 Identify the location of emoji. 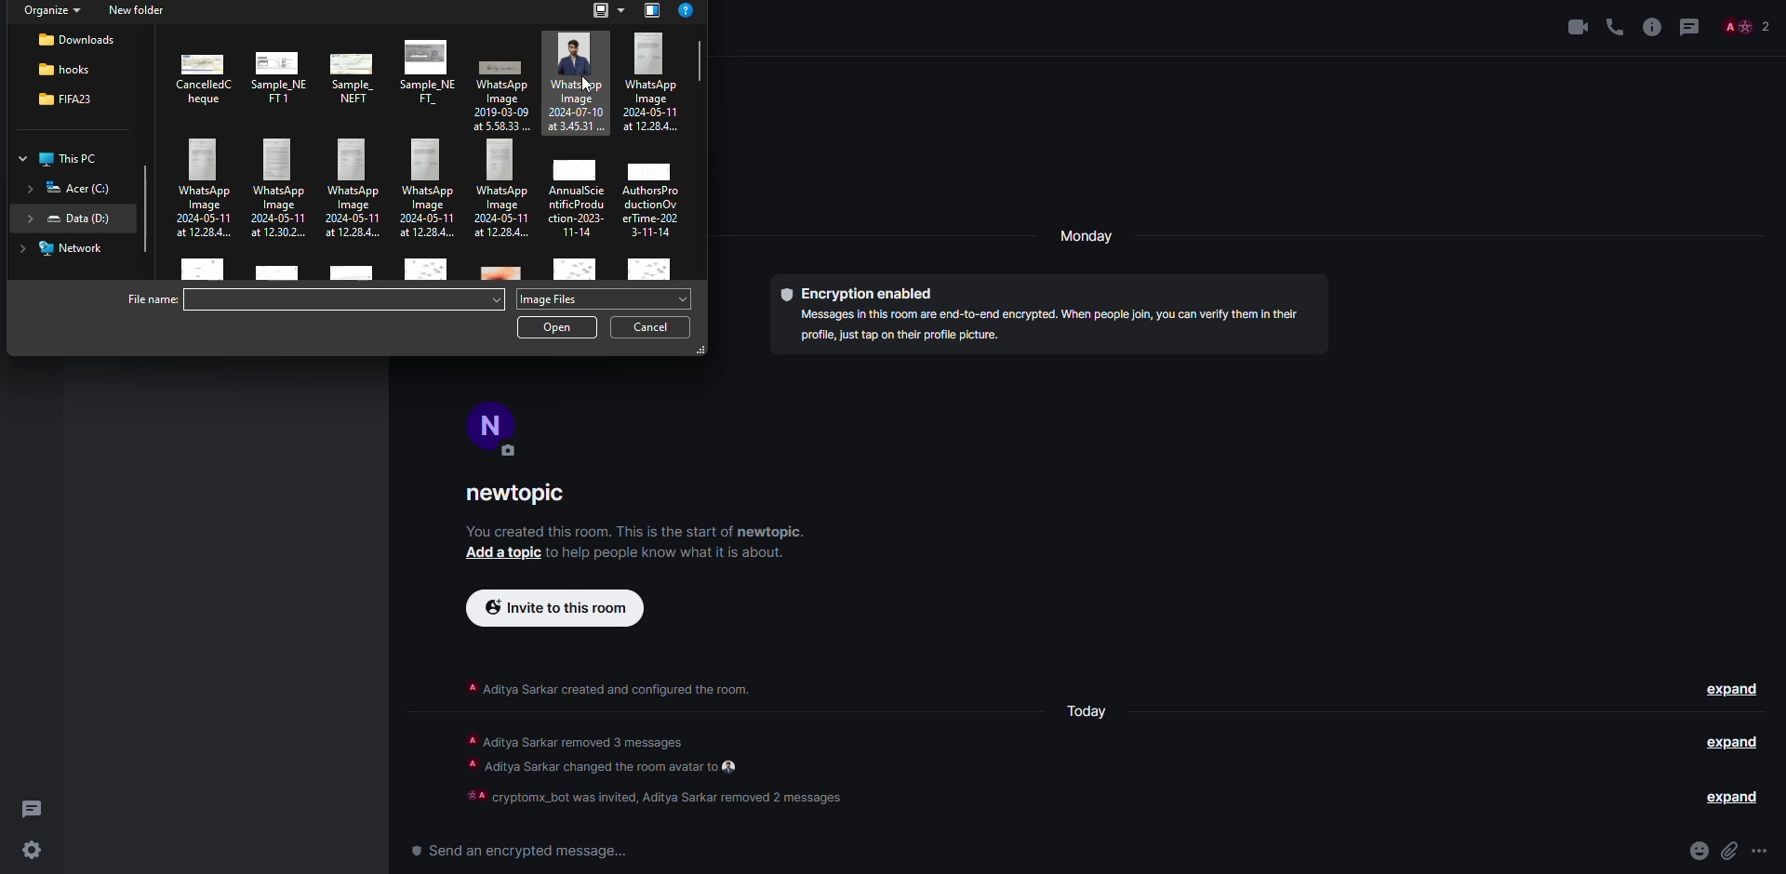
(1699, 851).